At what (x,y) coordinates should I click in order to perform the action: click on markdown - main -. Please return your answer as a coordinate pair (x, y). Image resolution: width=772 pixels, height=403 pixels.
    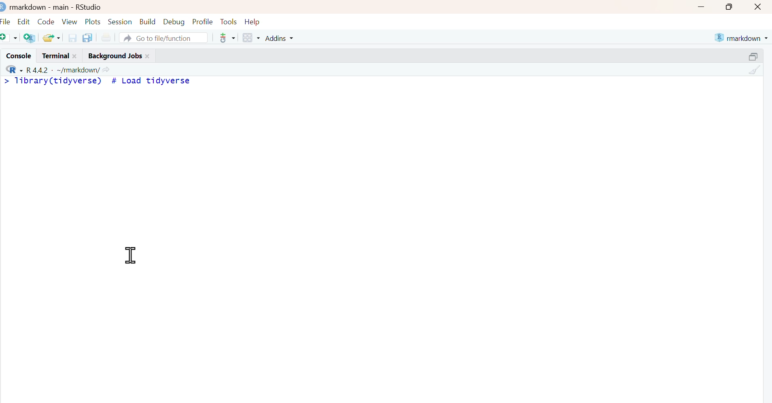
    Looking at the image, I should click on (40, 6).